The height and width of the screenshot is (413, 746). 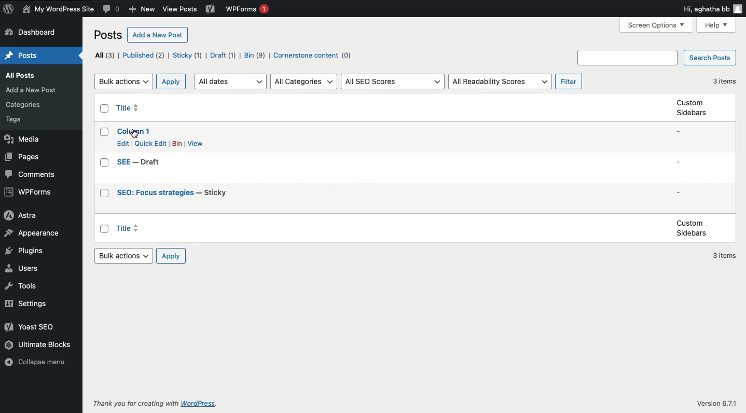 What do you see at coordinates (112, 9) in the screenshot?
I see `Comment` at bounding box center [112, 9].